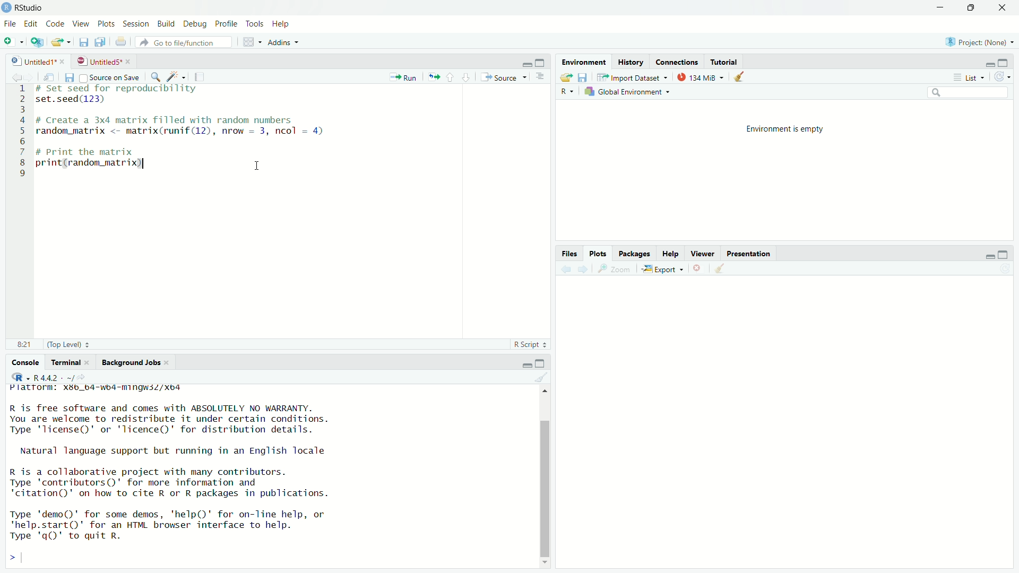 The width and height of the screenshot is (1019, 573). I want to click on export, so click(60, 41).